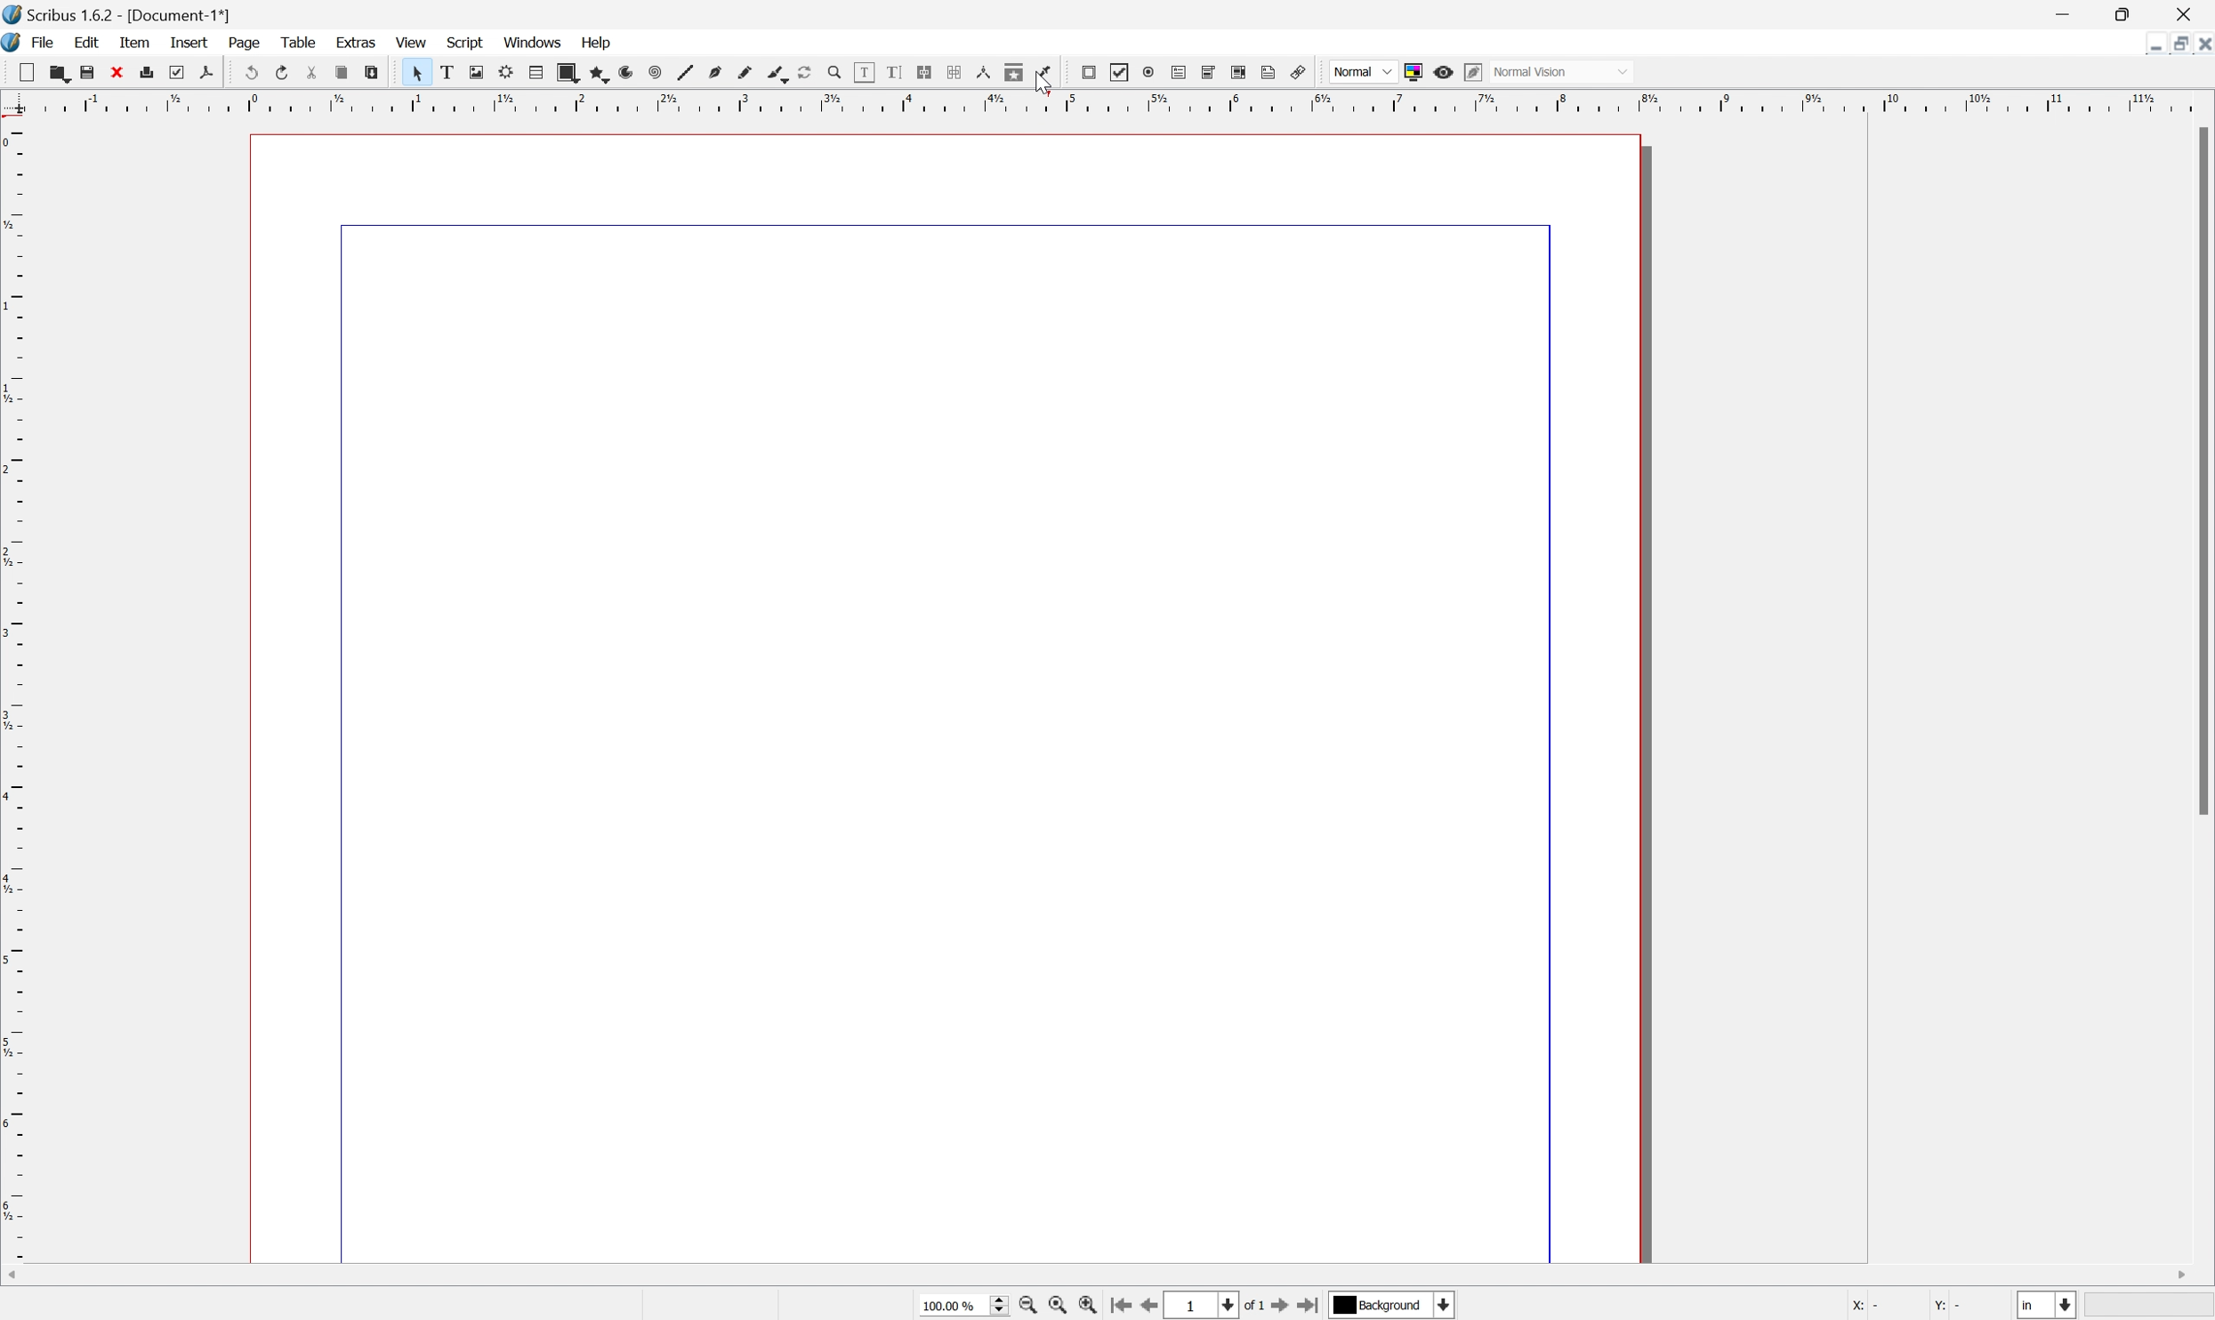 Image resolution: width=2215 pixels, height=1320 pixels. Describe the element at coordinates (1043, 84) in the screenshot. I see `Cursor` at that location.